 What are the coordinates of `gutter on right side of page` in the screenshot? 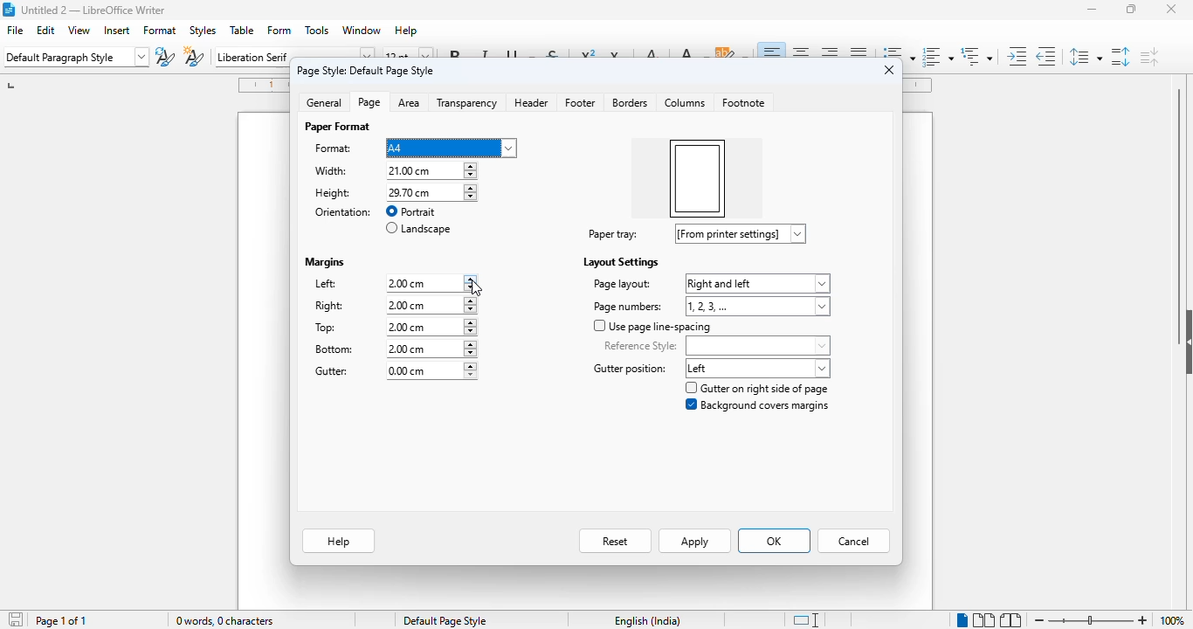 It's located at (758, 388).